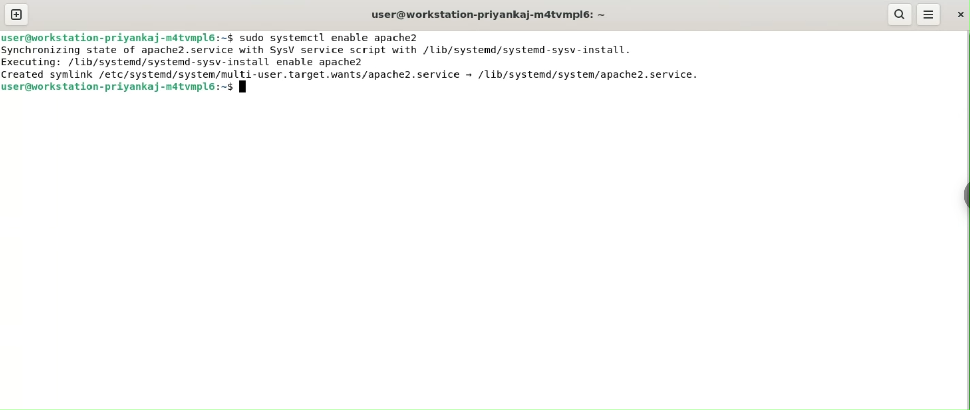  I want to click on sudo systemctl enable apache2, so click(329, 38).